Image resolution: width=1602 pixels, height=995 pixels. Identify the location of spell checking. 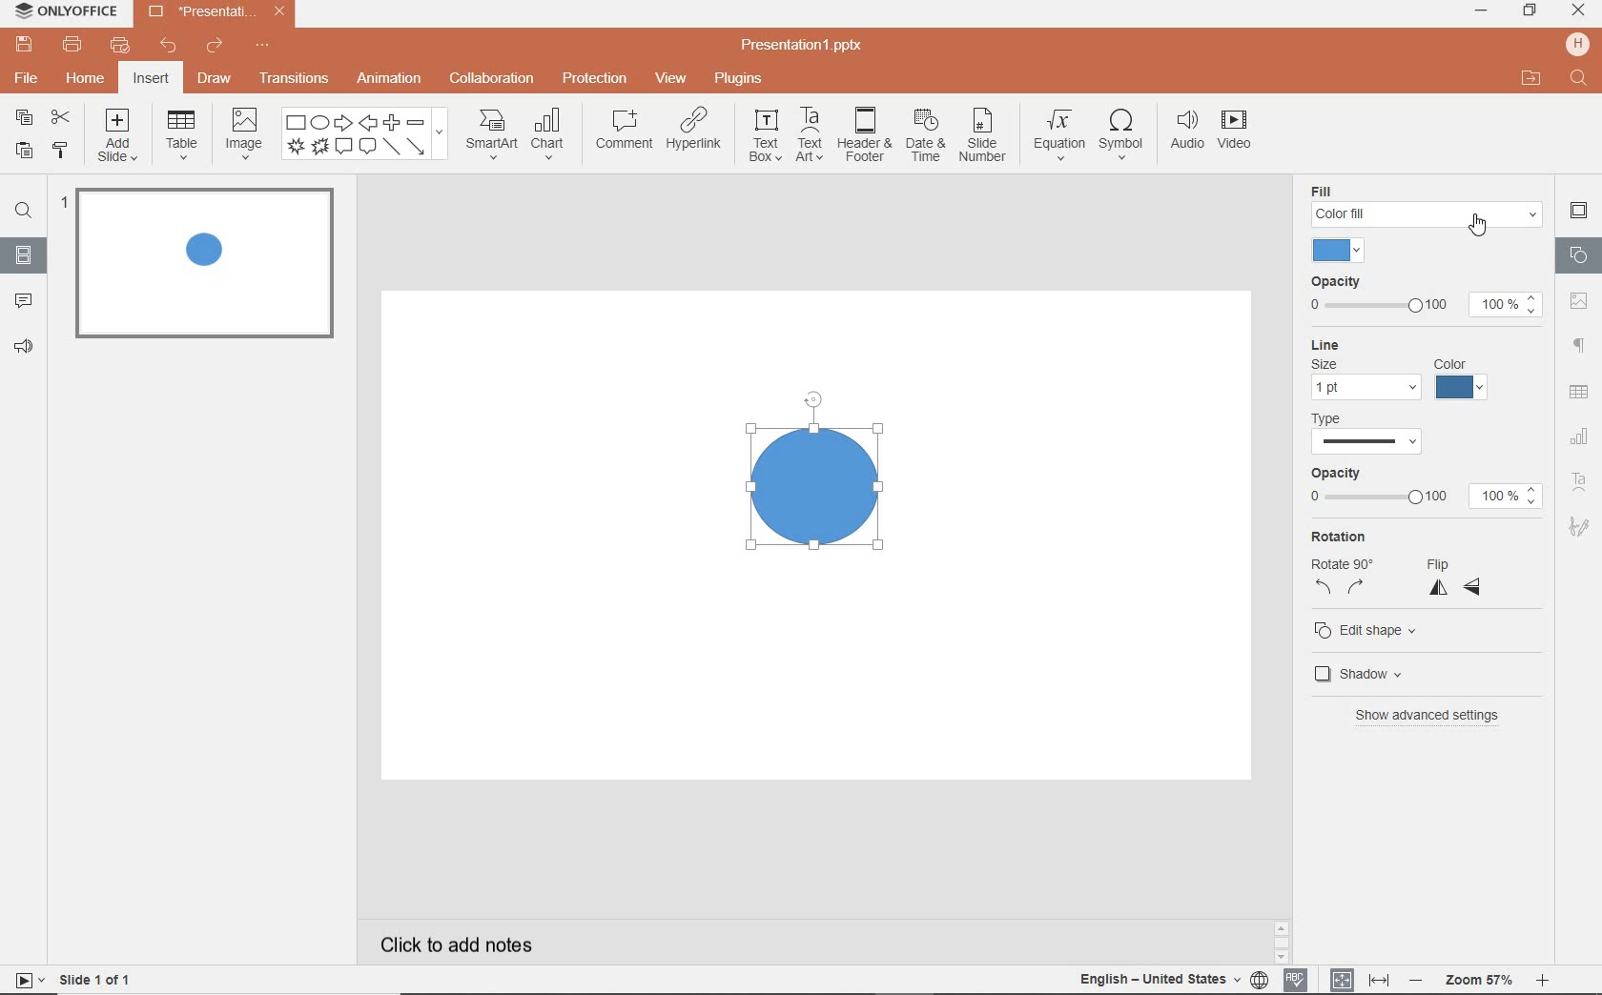
(1296, 978).